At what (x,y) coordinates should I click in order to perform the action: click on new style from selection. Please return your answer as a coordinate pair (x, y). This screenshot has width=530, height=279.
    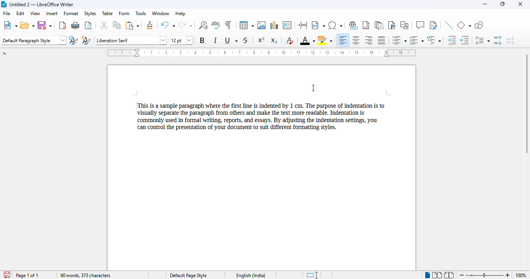
    Looking at the image, I should click on (86, 40).